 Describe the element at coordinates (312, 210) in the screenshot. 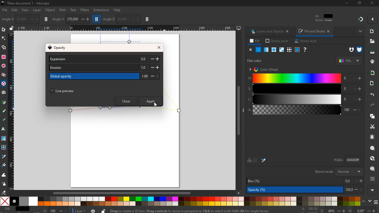

I see `zoom` at that location.